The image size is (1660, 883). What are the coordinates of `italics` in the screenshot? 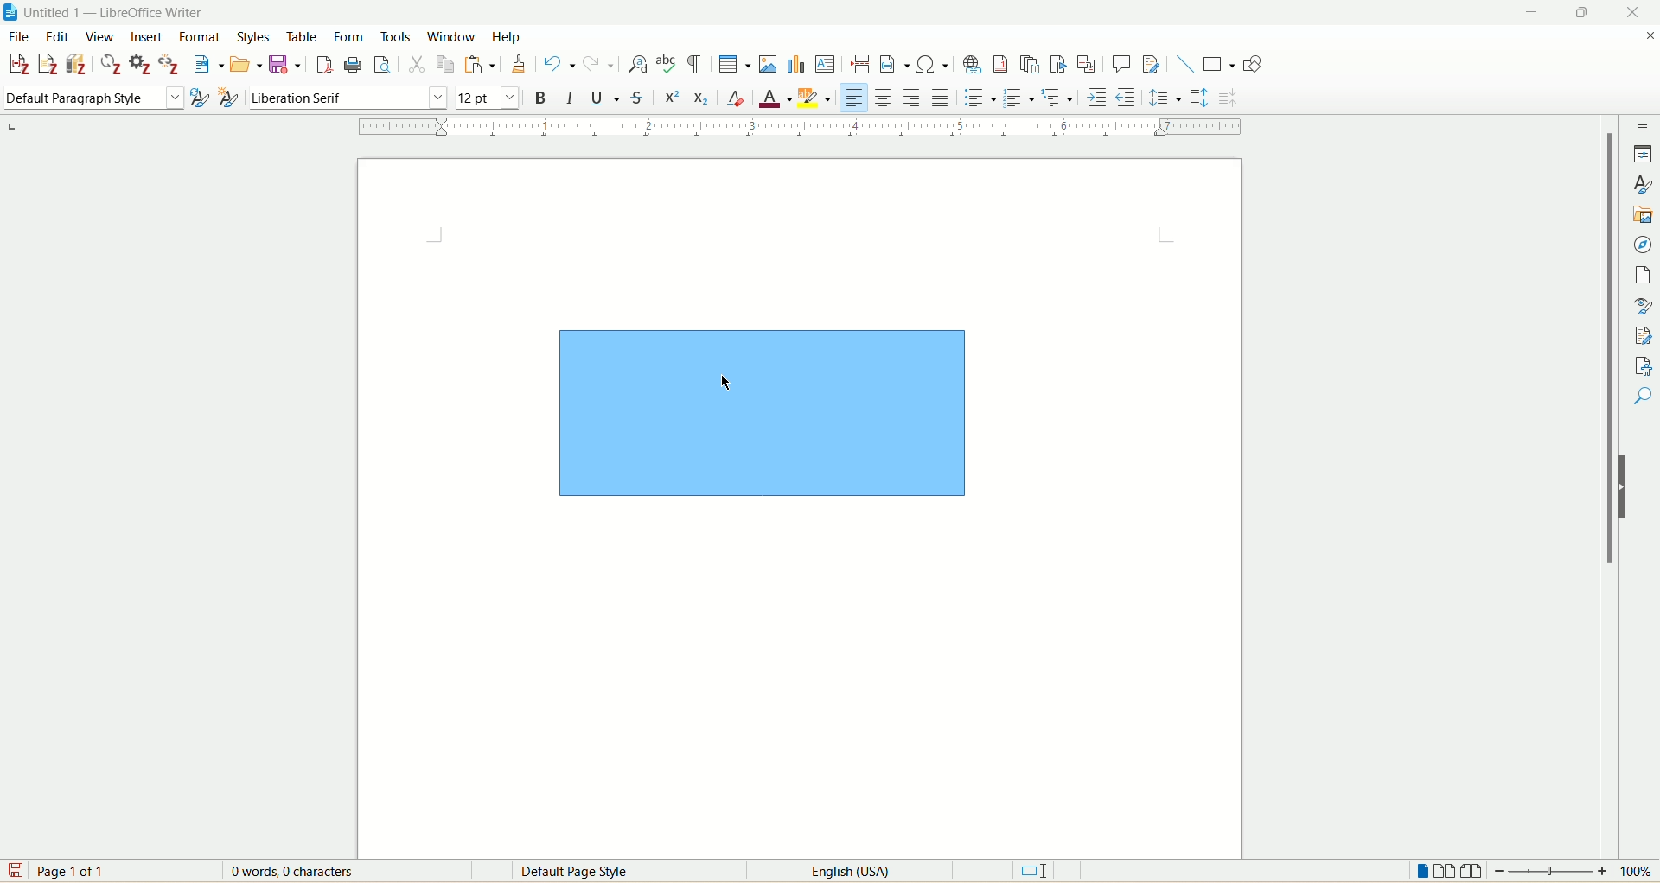 It's located at (569, 99).